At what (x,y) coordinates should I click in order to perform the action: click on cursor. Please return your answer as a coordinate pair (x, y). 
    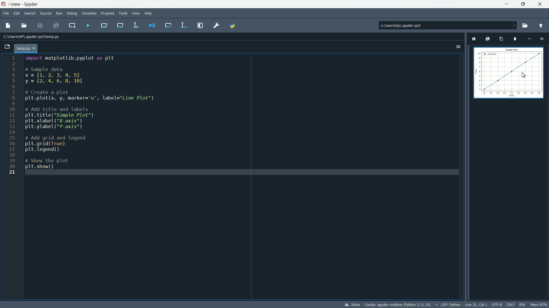
    Looking at the image, I should click on (524, 74).